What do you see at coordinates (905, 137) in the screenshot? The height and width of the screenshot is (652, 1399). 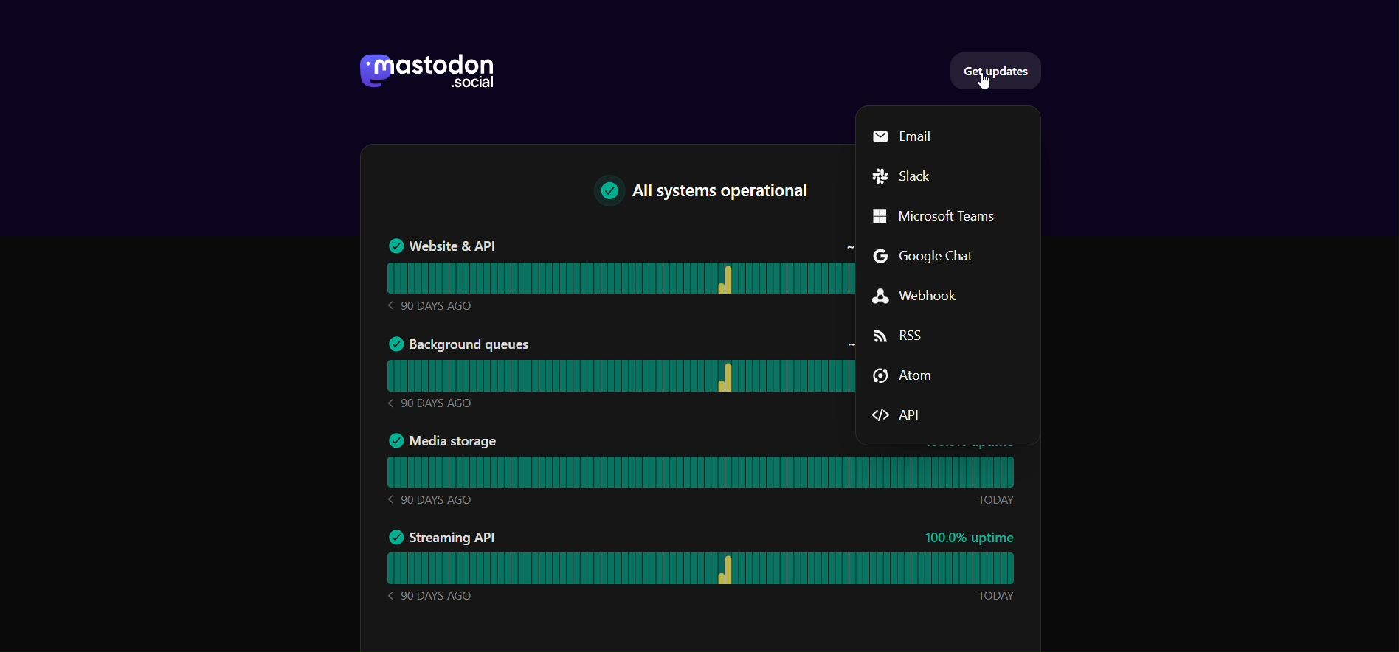 I see `Email` at bounding box center [905, 137].